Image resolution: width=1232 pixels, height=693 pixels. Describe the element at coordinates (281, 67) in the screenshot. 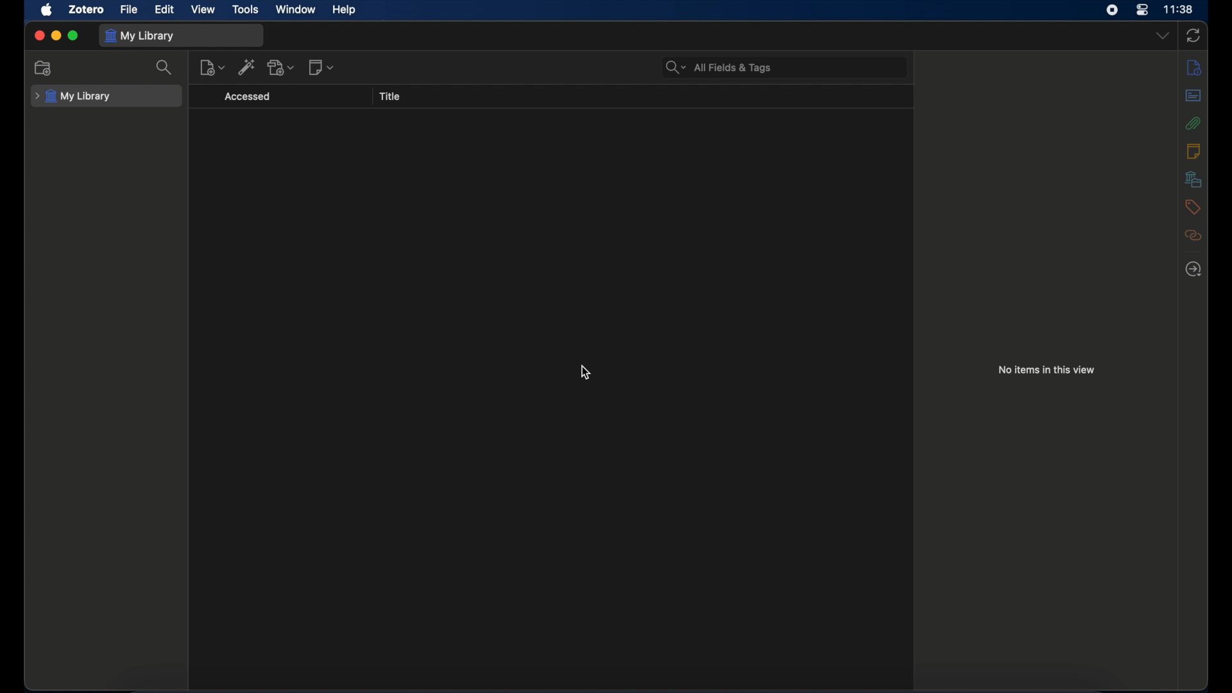

I see `add attachments` at that location.